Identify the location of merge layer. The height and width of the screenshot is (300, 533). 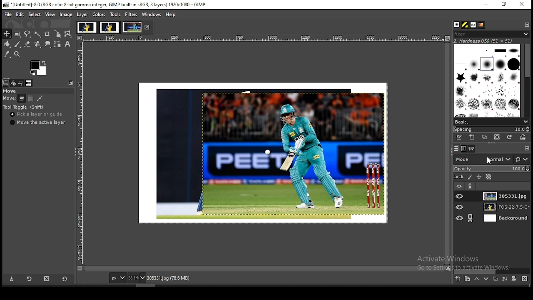
(505, 279).